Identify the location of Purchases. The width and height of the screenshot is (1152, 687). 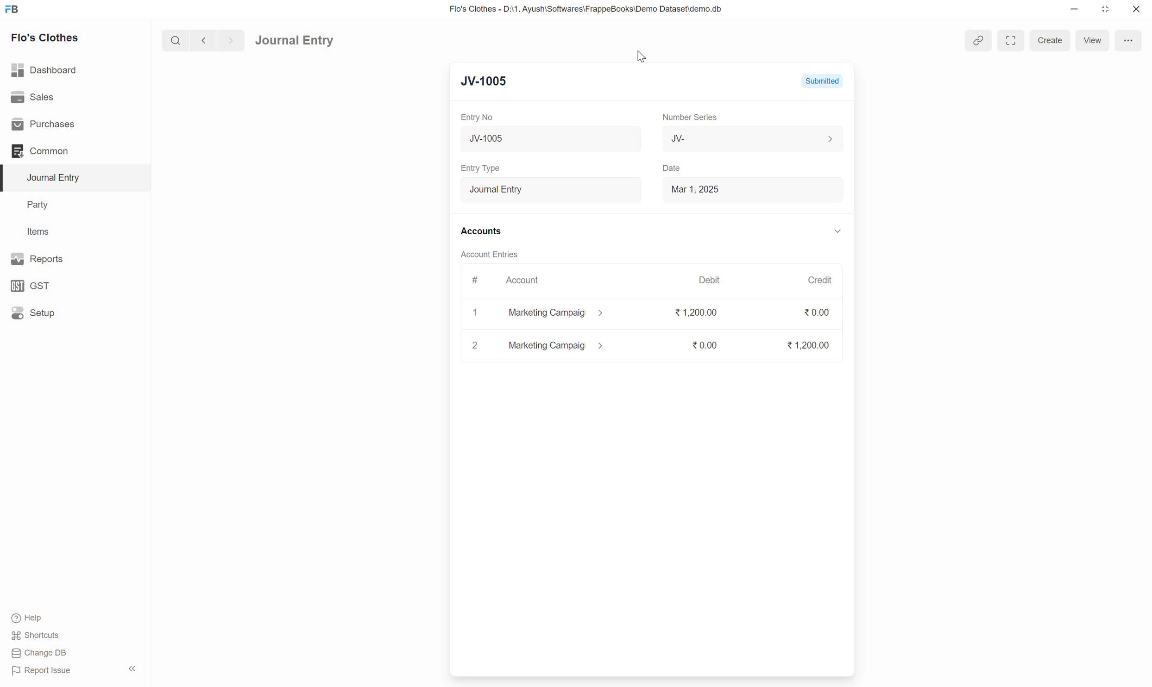
(46, 125).